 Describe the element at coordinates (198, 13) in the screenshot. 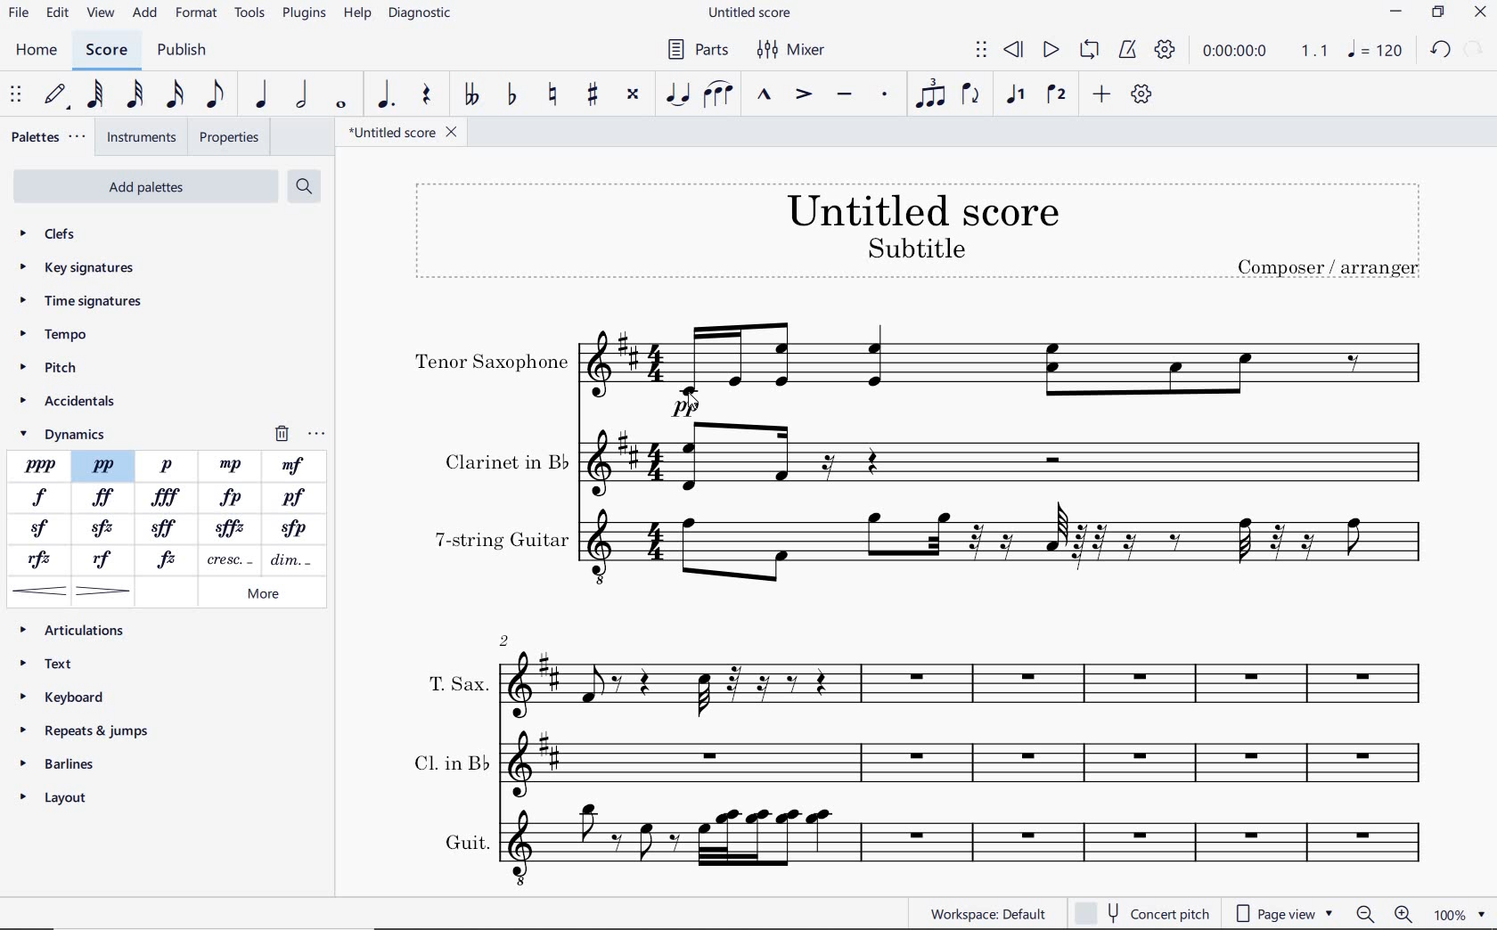

I see `format` at that location.